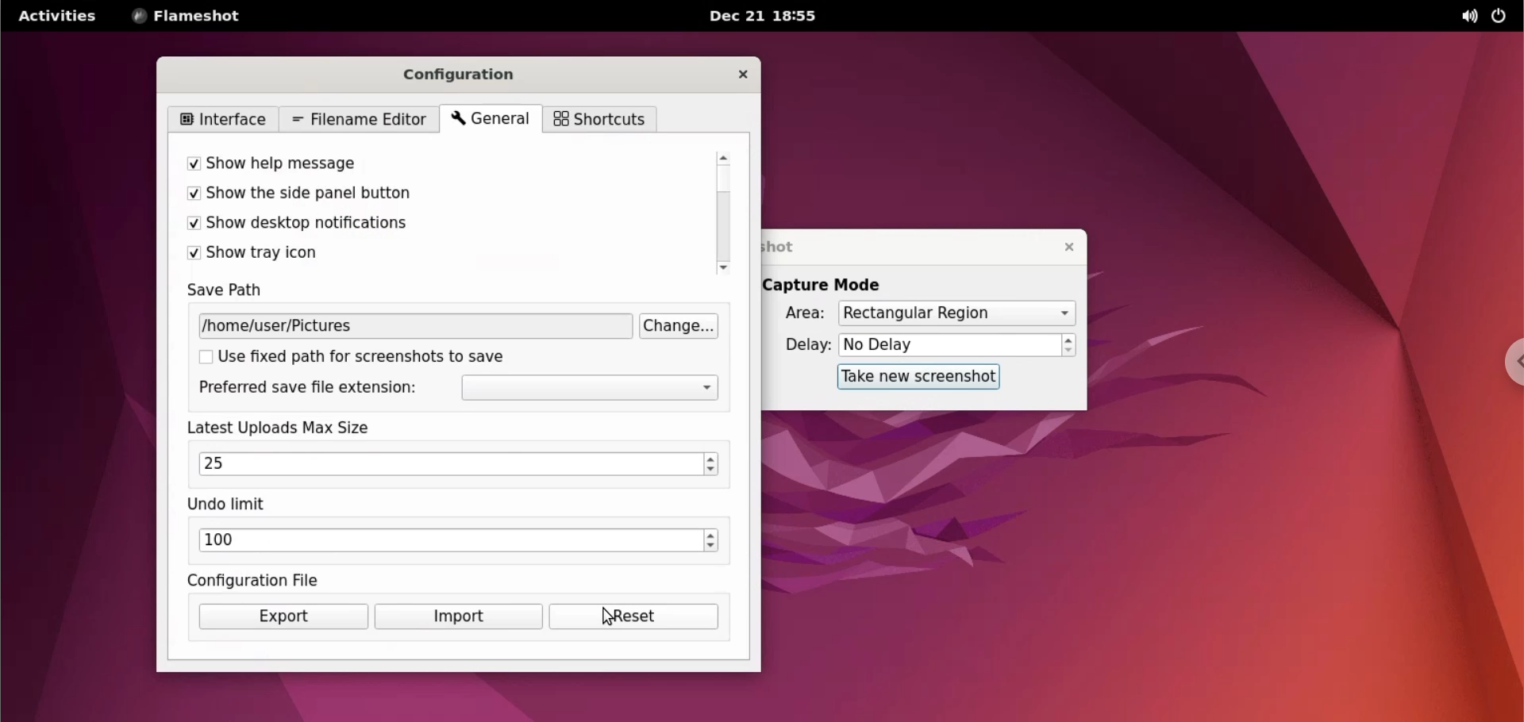 The width and height of the screenshot is (1524, 722). Describe the element at coordinates (280, 578) in the screenshot. I see `configuration file` at that location.